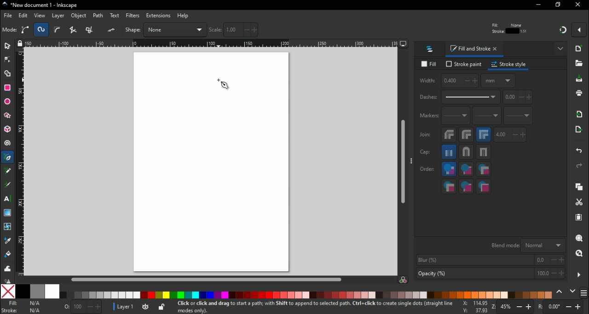 Image resolution: width=589 pixels, height=314 pixels. I want to click on open file dialogue, so click(579, 66).